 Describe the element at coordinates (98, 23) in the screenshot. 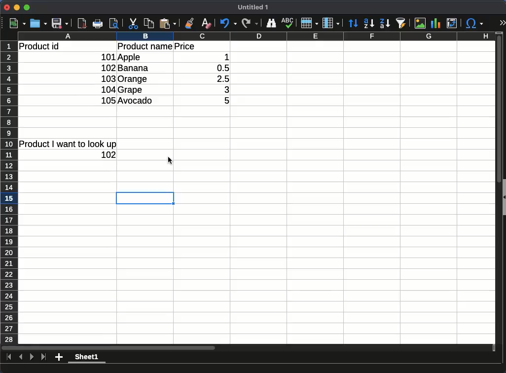

I see `print` at that location.